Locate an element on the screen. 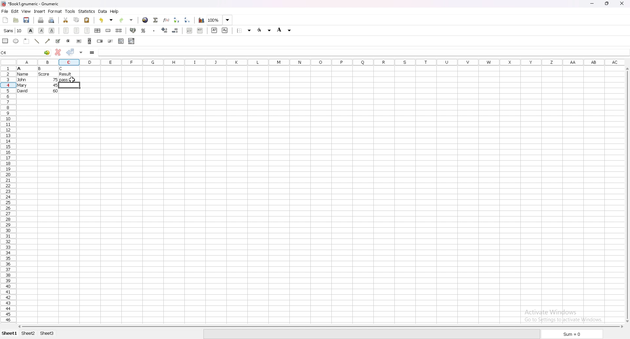  sort descending is located at coordinates (187, 20).